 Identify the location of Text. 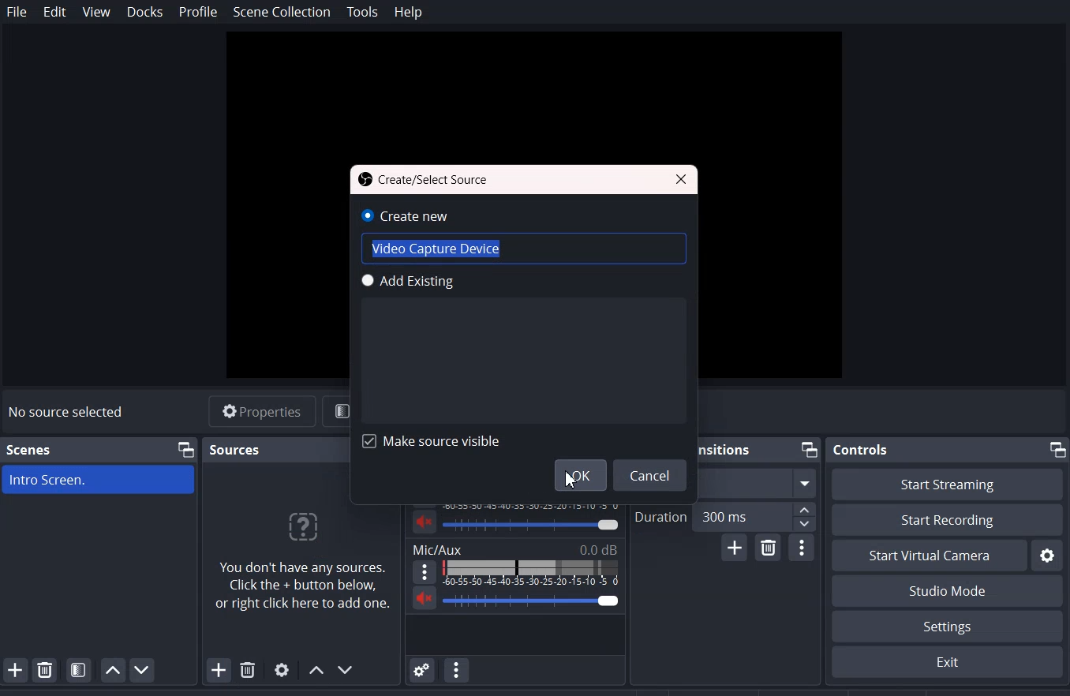
(531, 526).